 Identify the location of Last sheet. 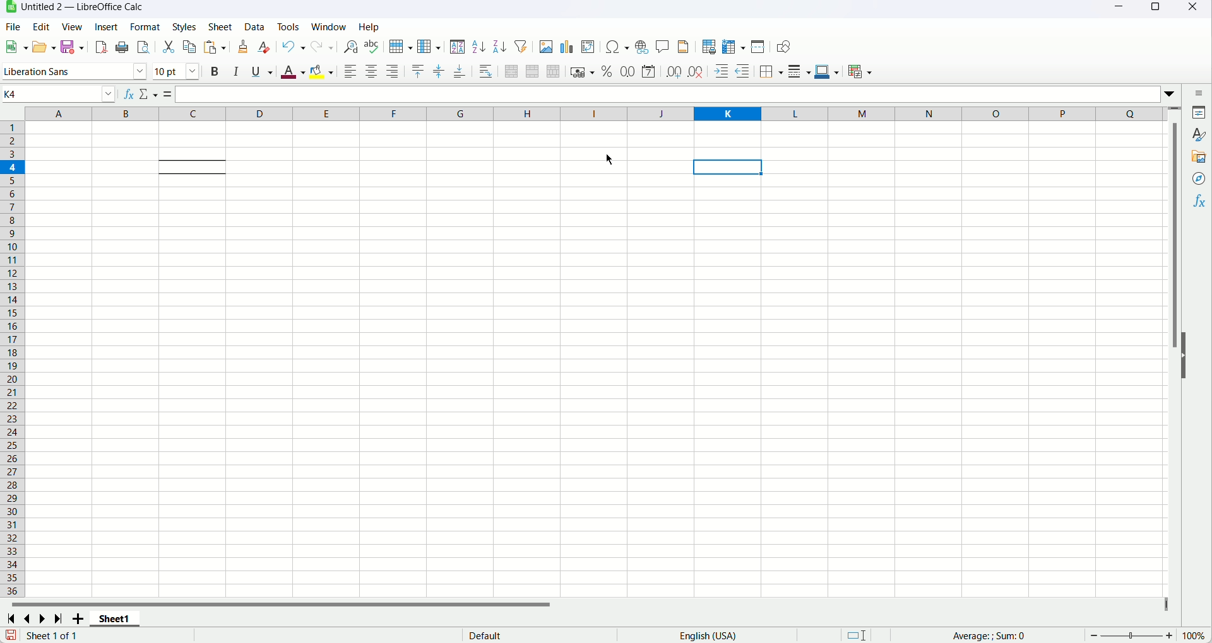
(59, 619).